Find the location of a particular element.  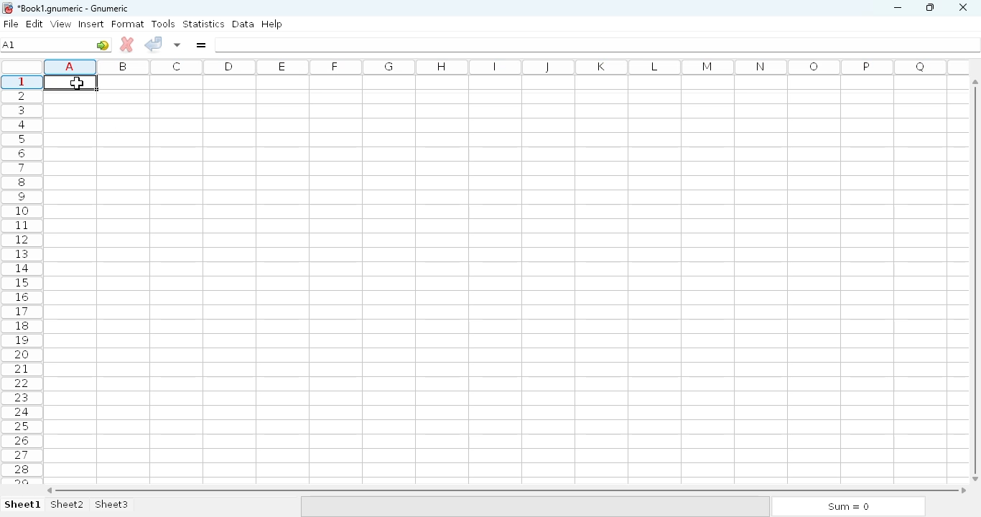

rows is located at coordinates (22, 279).